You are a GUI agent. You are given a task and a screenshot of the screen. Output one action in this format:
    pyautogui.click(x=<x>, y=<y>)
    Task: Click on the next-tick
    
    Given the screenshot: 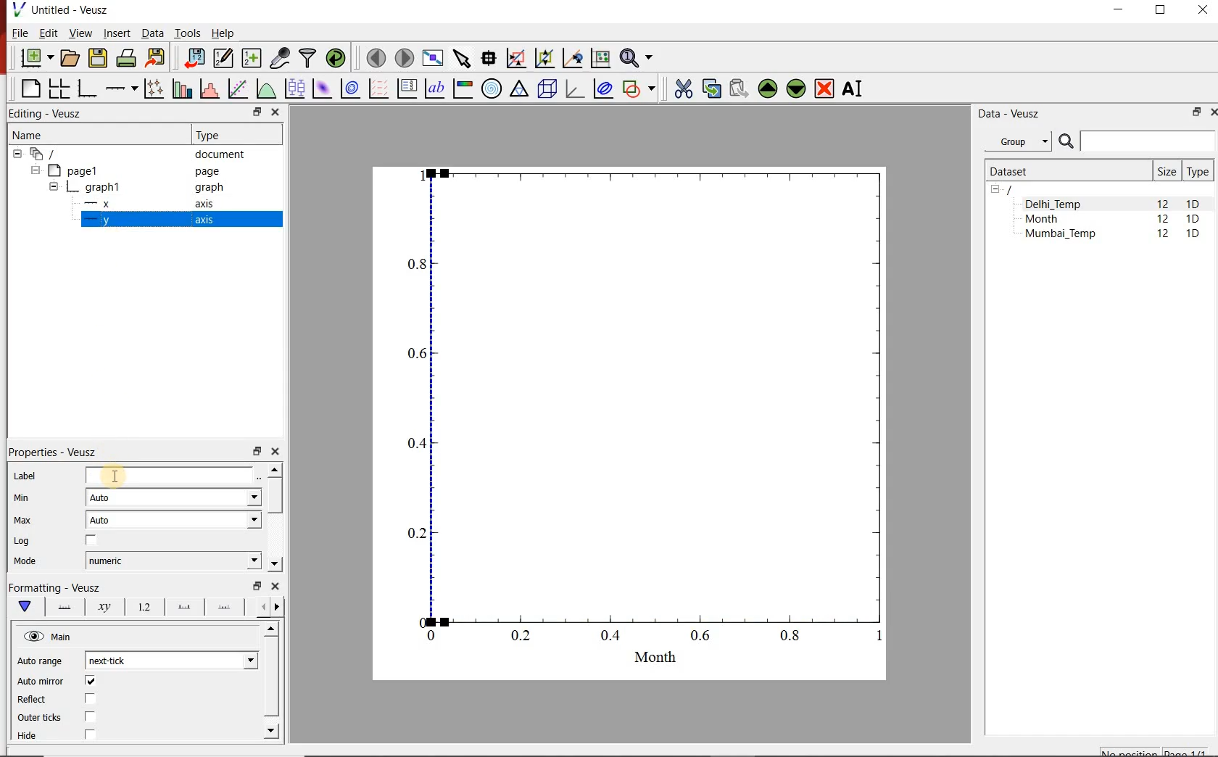 What is the action you would take?
    pyautogui.click(x=171, y=661)
    